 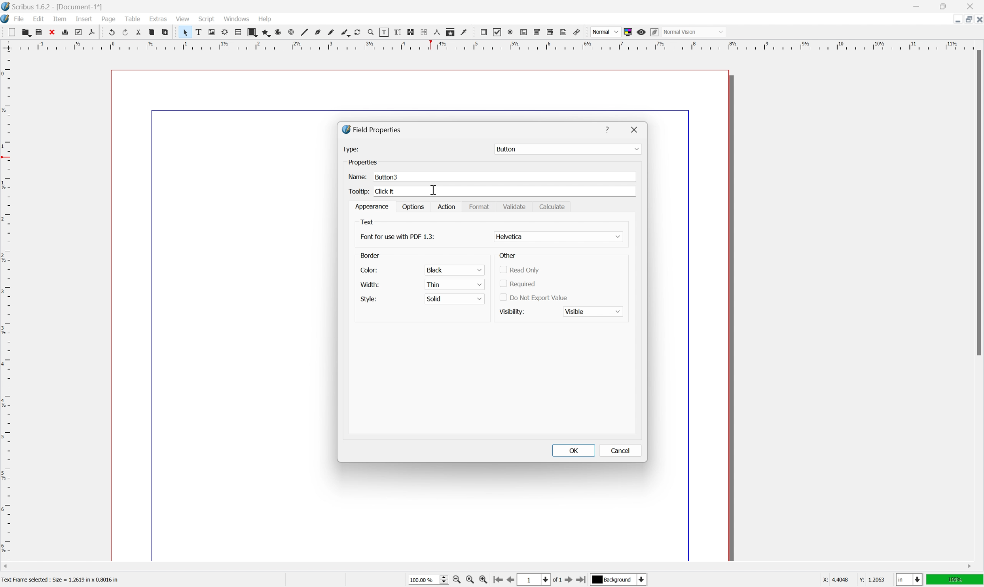 What do you see at coordinates (92, 32) in the screenshot?
I see `save as pdf` at bounding box center [92, 32].